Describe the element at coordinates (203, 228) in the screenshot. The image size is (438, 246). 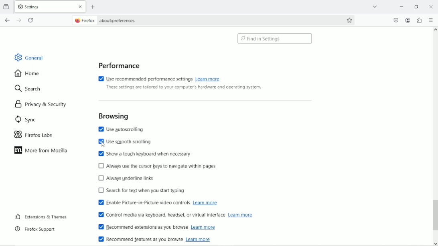
I see `Learn more` at that location.